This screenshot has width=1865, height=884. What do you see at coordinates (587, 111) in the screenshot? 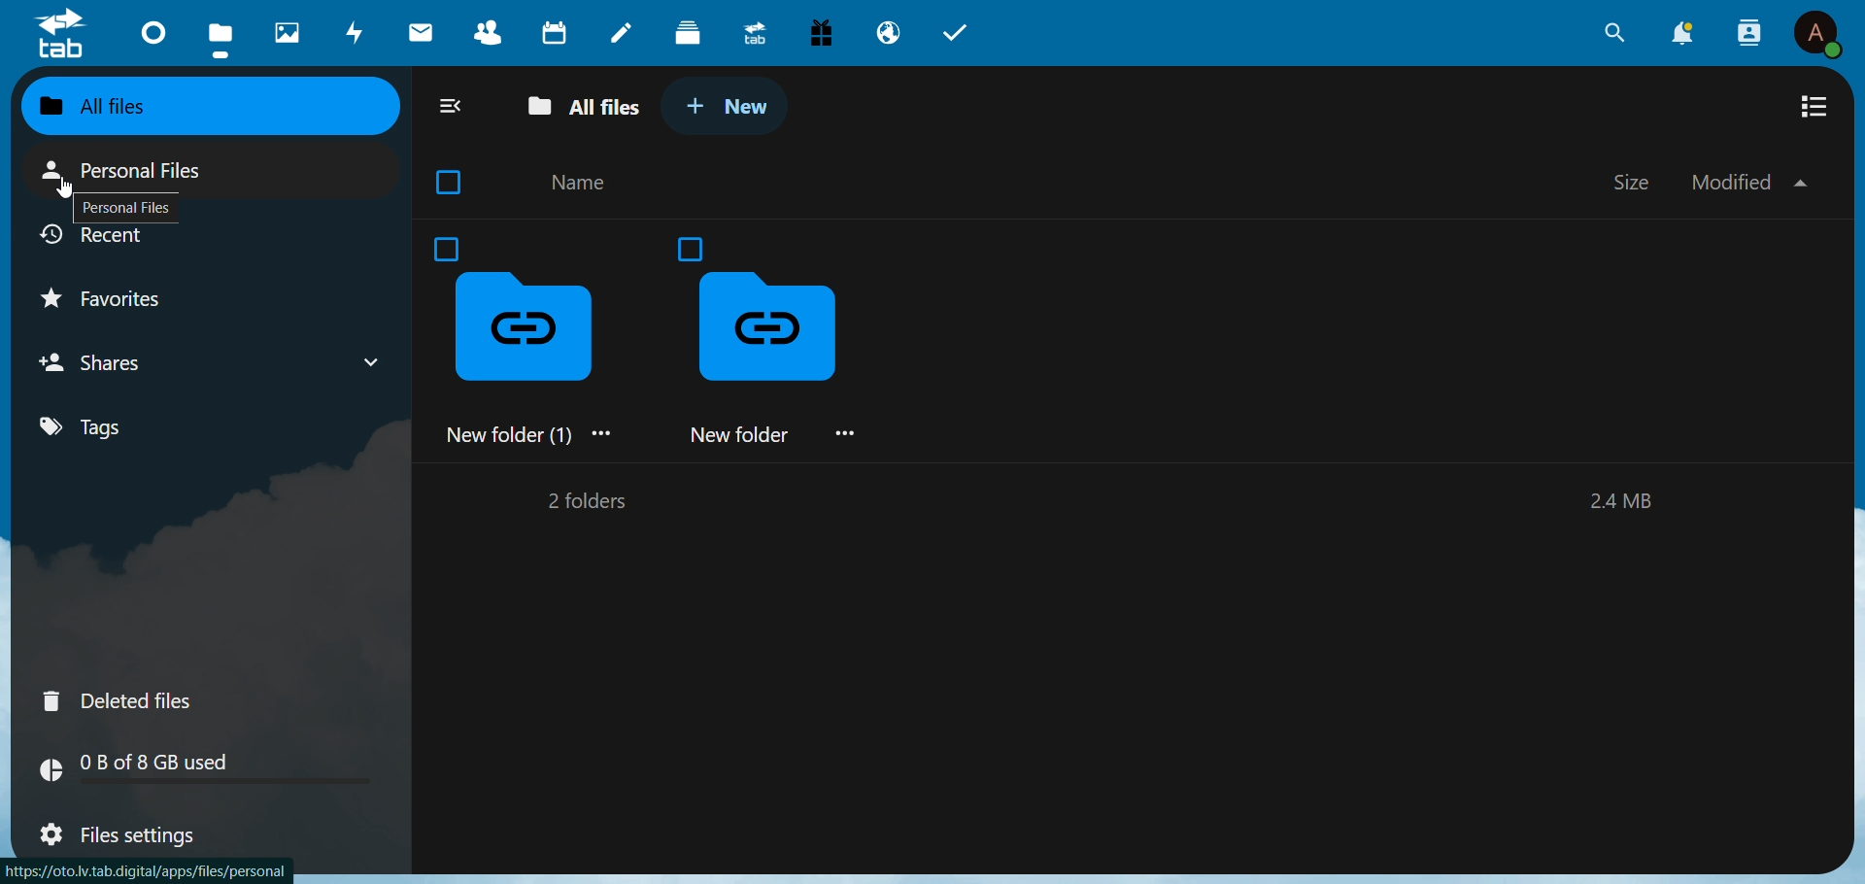
I see `all files` at bounding box center [587, 111].